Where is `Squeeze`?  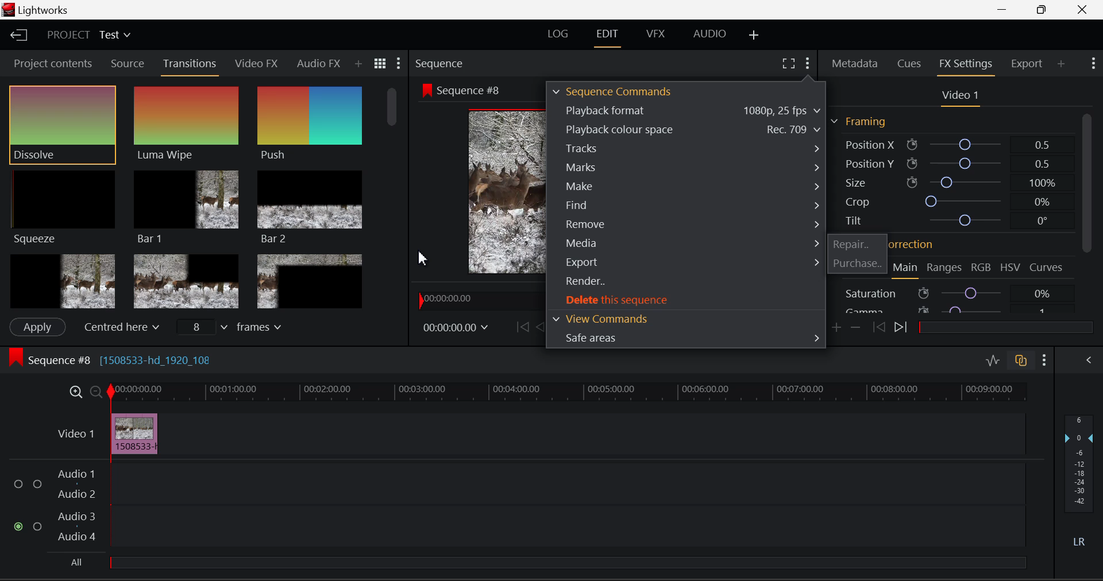
Squeeze is located at coordinates (63, 207).